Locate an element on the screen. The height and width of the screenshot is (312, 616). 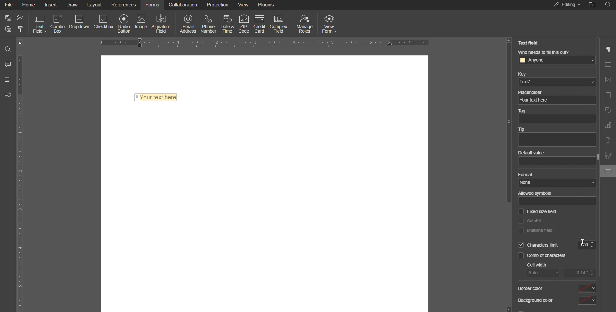
field settings is located at coordinates (606, 171).